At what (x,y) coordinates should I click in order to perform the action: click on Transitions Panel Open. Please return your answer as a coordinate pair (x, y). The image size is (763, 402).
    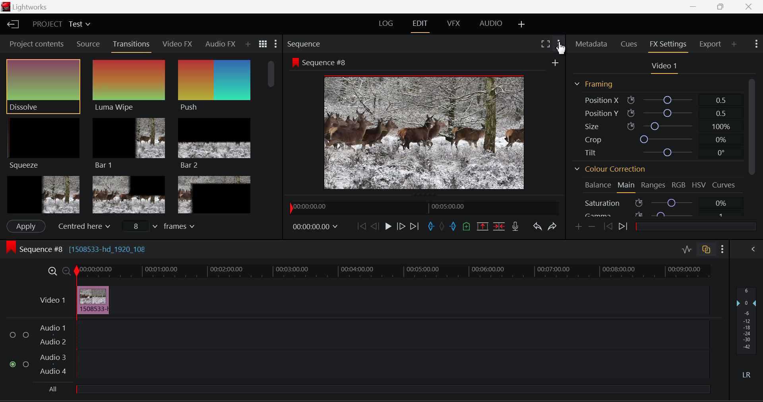
    Looking at the image, I should click on (133, 44).